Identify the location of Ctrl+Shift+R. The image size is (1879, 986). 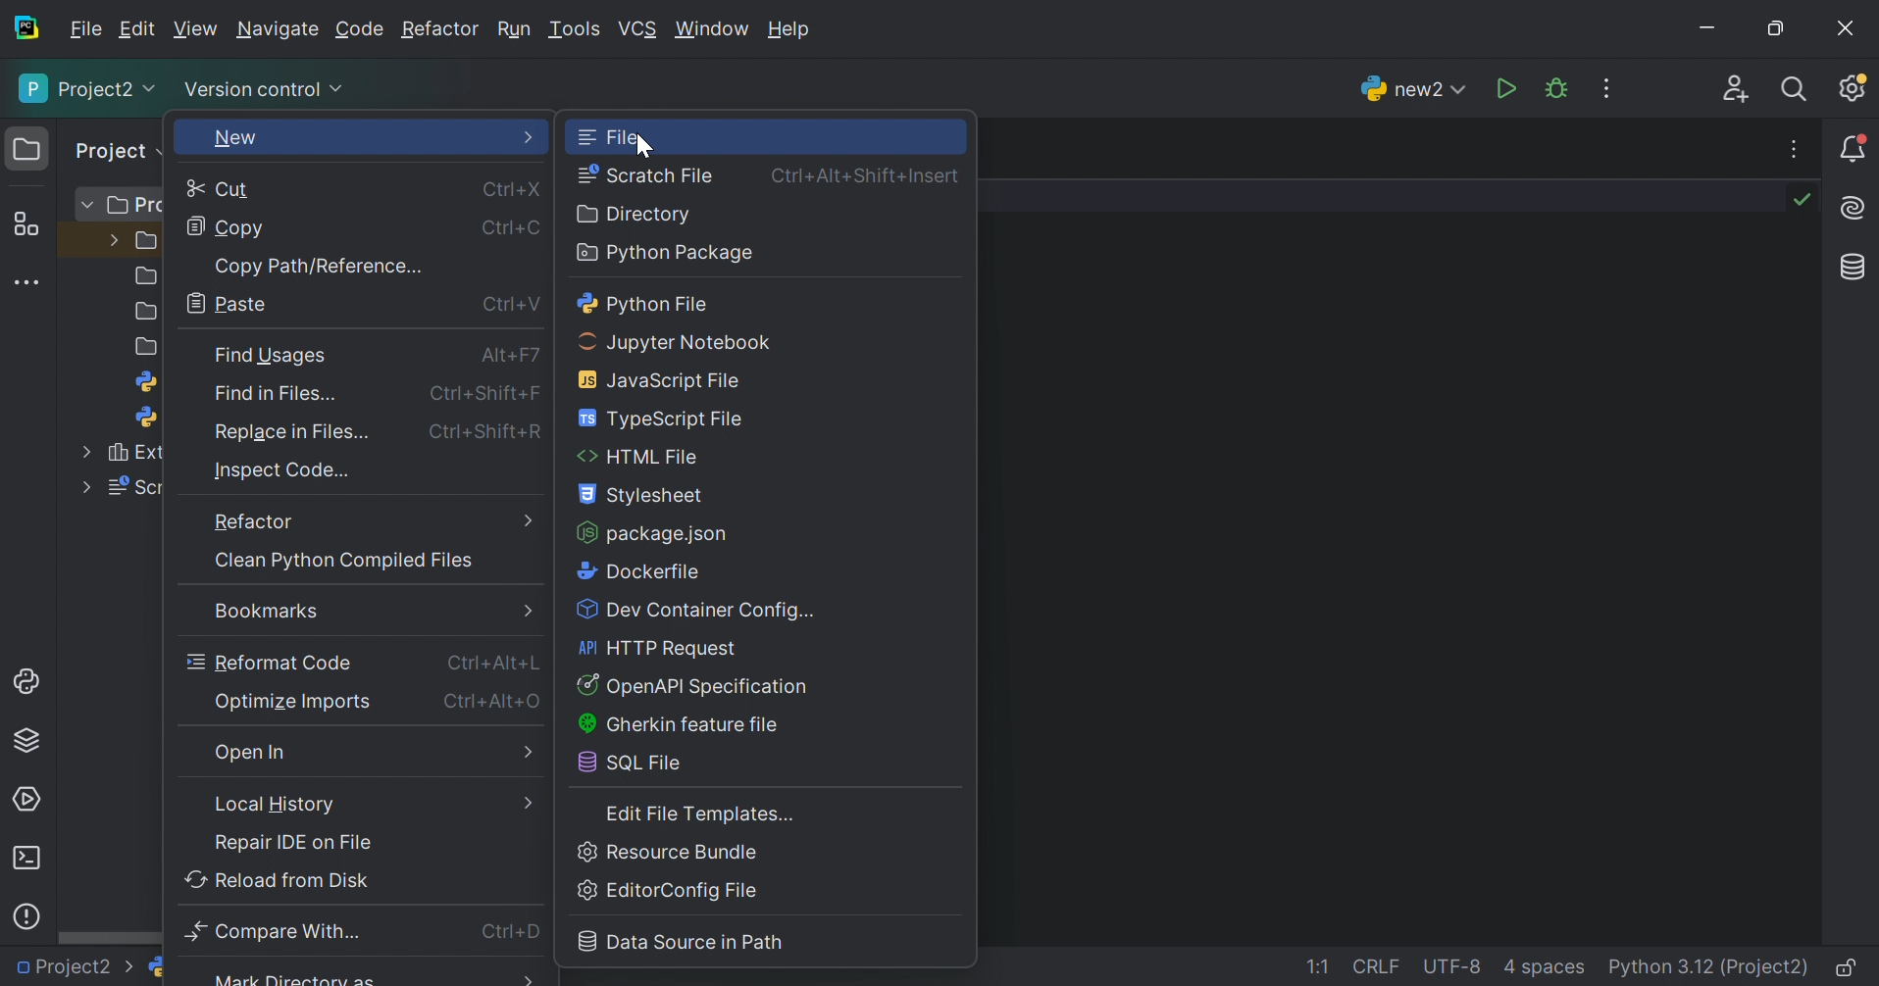
(490, 434).